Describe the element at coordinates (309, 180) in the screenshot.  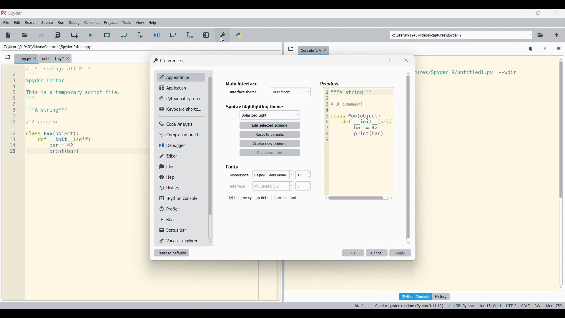
I see `Increase/Decrease fonts size` at that location.